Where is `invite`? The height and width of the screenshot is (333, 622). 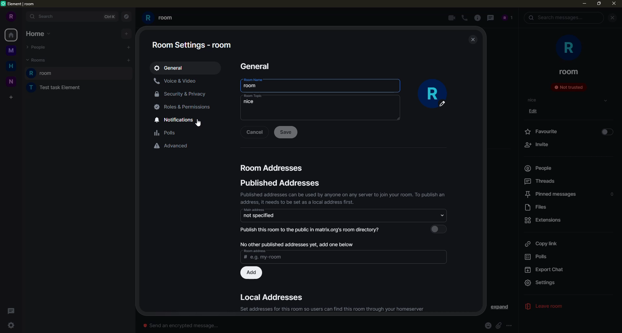 invite is located at coordinates (536, 144).